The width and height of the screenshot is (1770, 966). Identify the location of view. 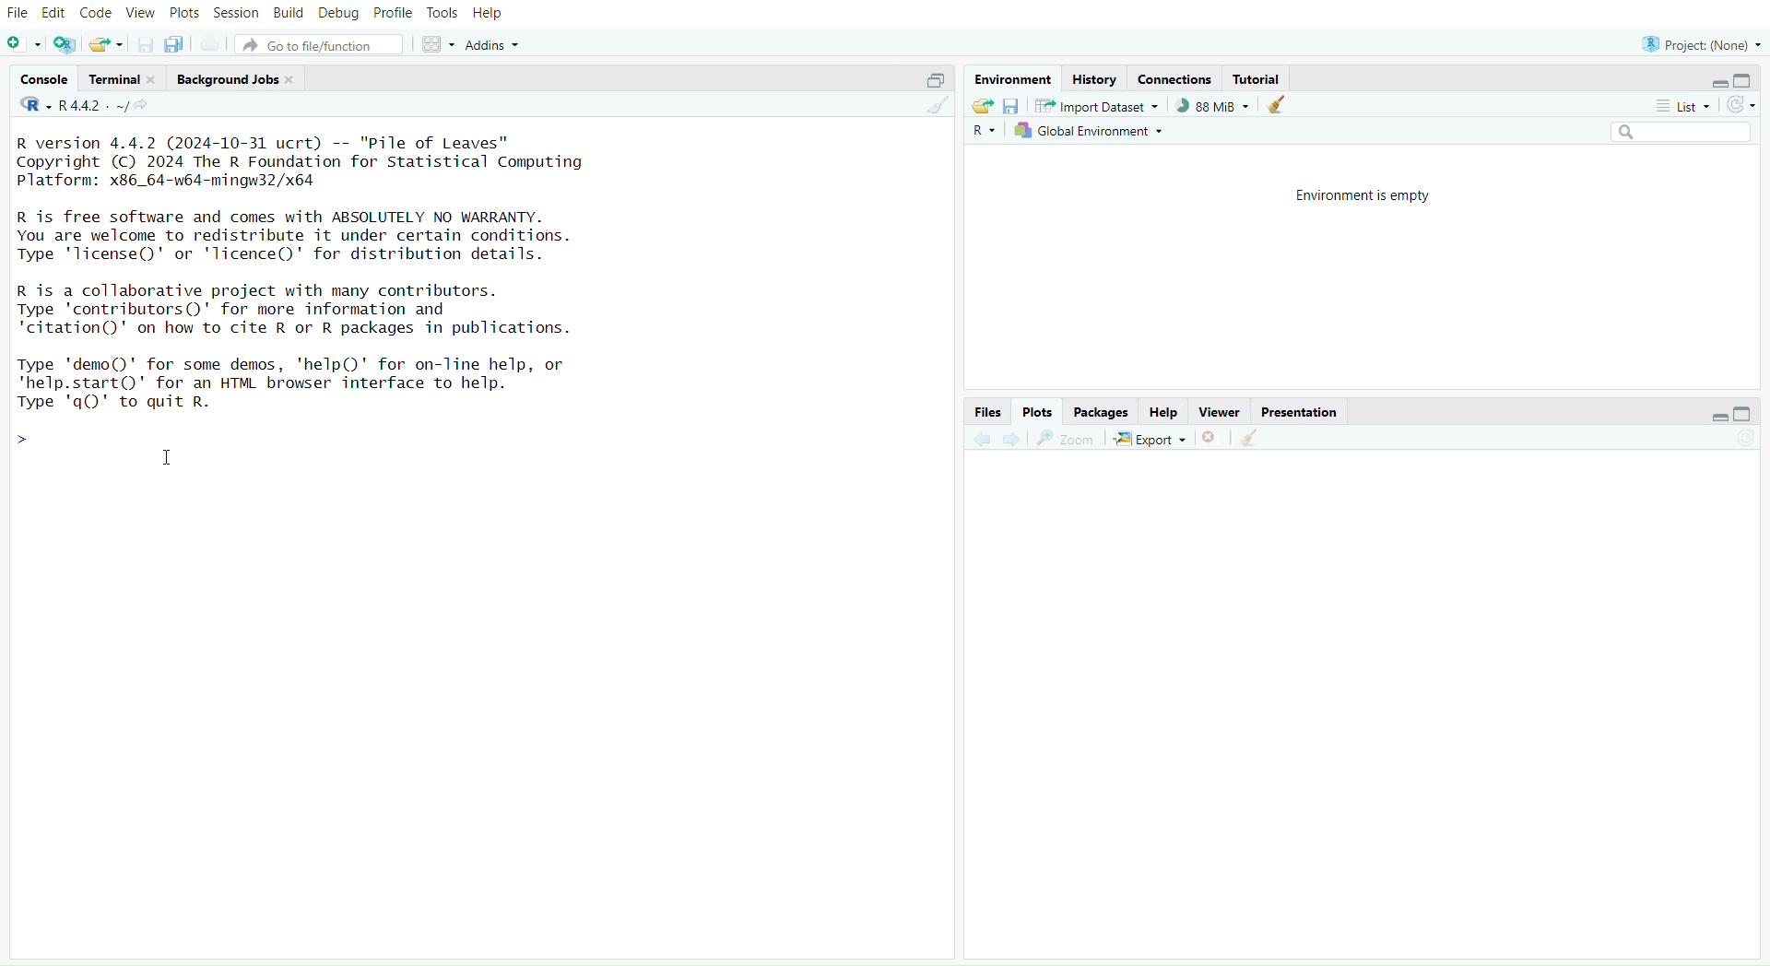
(141, 14).